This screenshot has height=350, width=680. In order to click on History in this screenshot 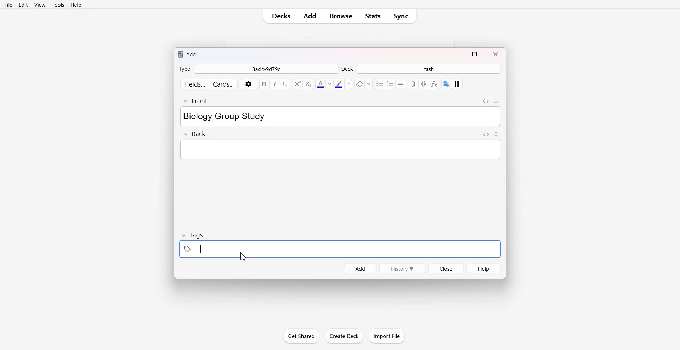, I will do `click(403, 268)`.